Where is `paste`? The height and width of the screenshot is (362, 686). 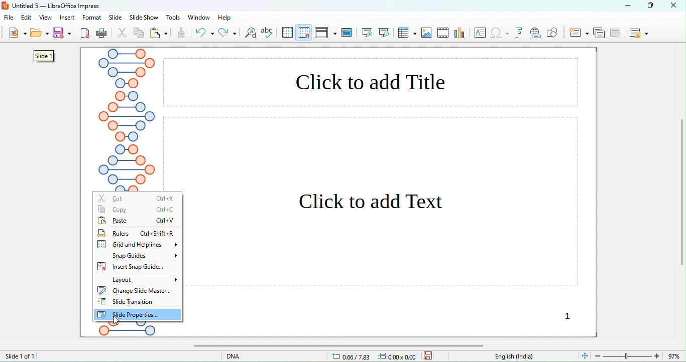 paste is located at coordinates (138, 220).